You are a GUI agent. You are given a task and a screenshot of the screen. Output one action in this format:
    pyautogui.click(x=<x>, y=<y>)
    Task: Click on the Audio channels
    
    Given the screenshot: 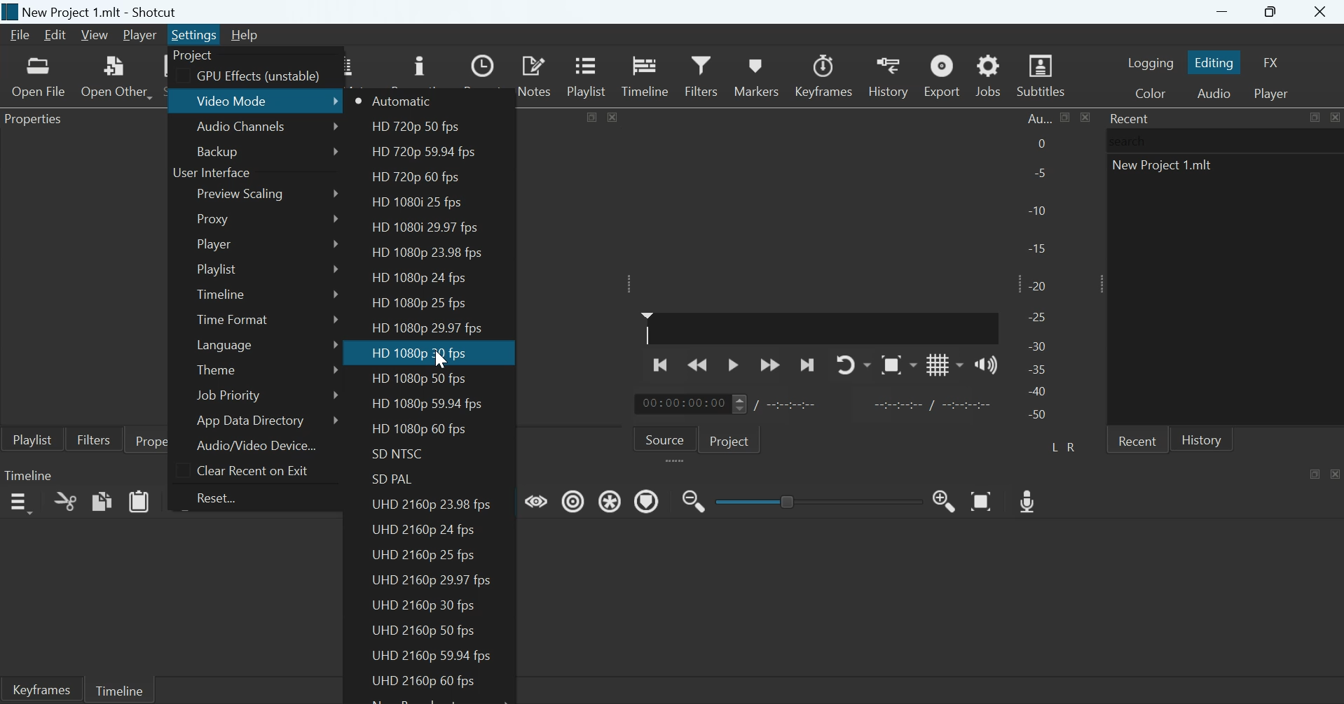 What is the action you would take?
    pyautogui.click(x=241, y=128)
    